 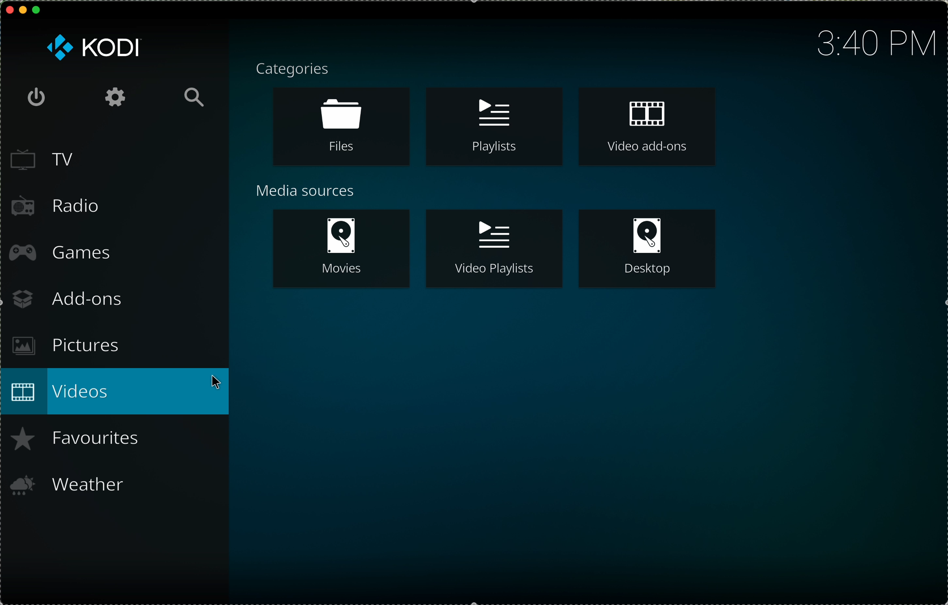 What do you see at coordinates (37, 97) in the screenshot?
I see `shut down` at bounding box center [37, 97].